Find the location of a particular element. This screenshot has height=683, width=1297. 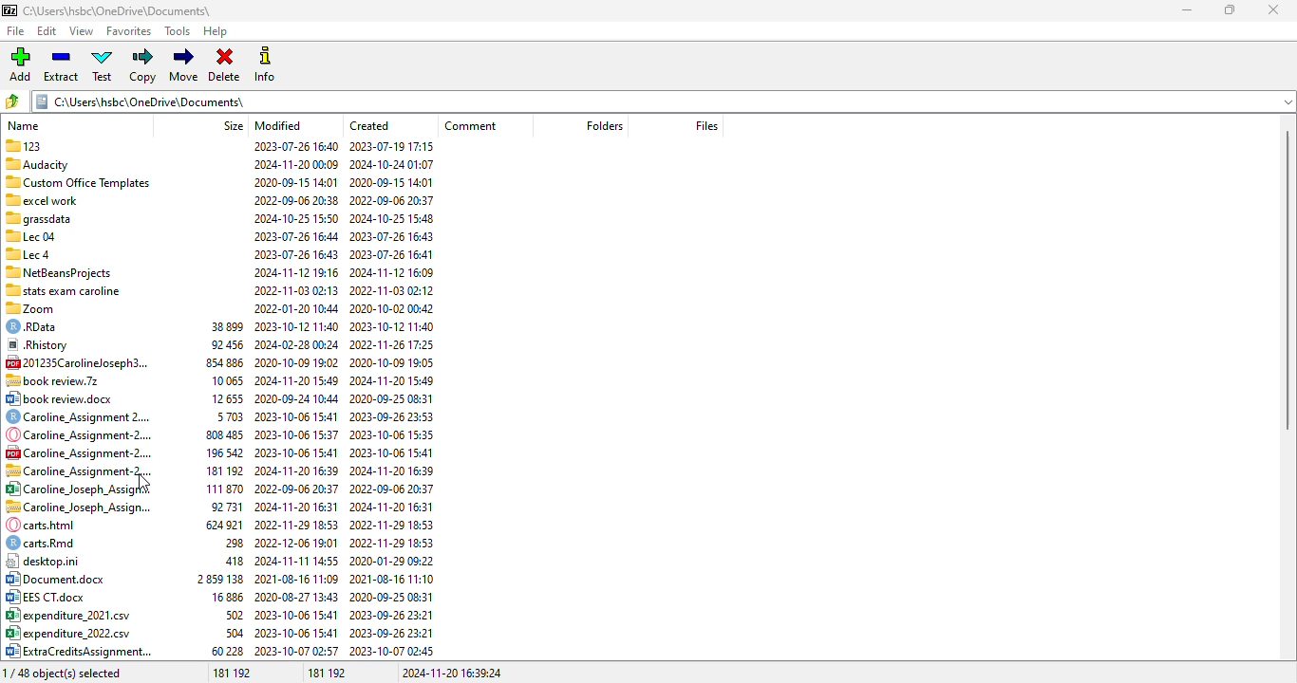

| ®lleca 2023-07-26 16:43 2023-07-26 16:41 is located at coordinates (217, 253).